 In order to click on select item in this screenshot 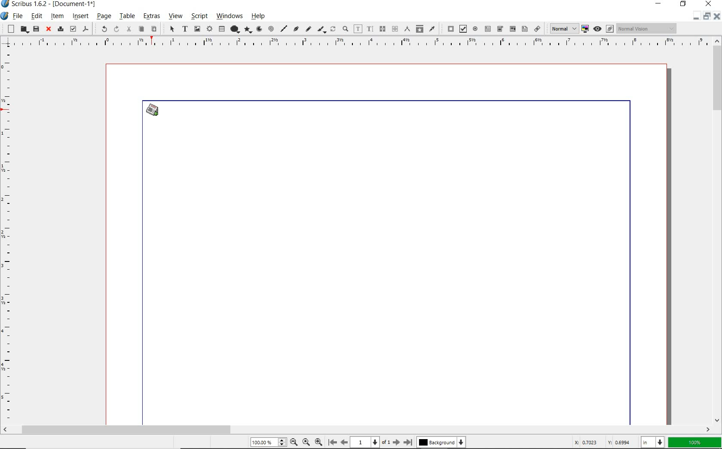, I will do `click(170, 29)`.